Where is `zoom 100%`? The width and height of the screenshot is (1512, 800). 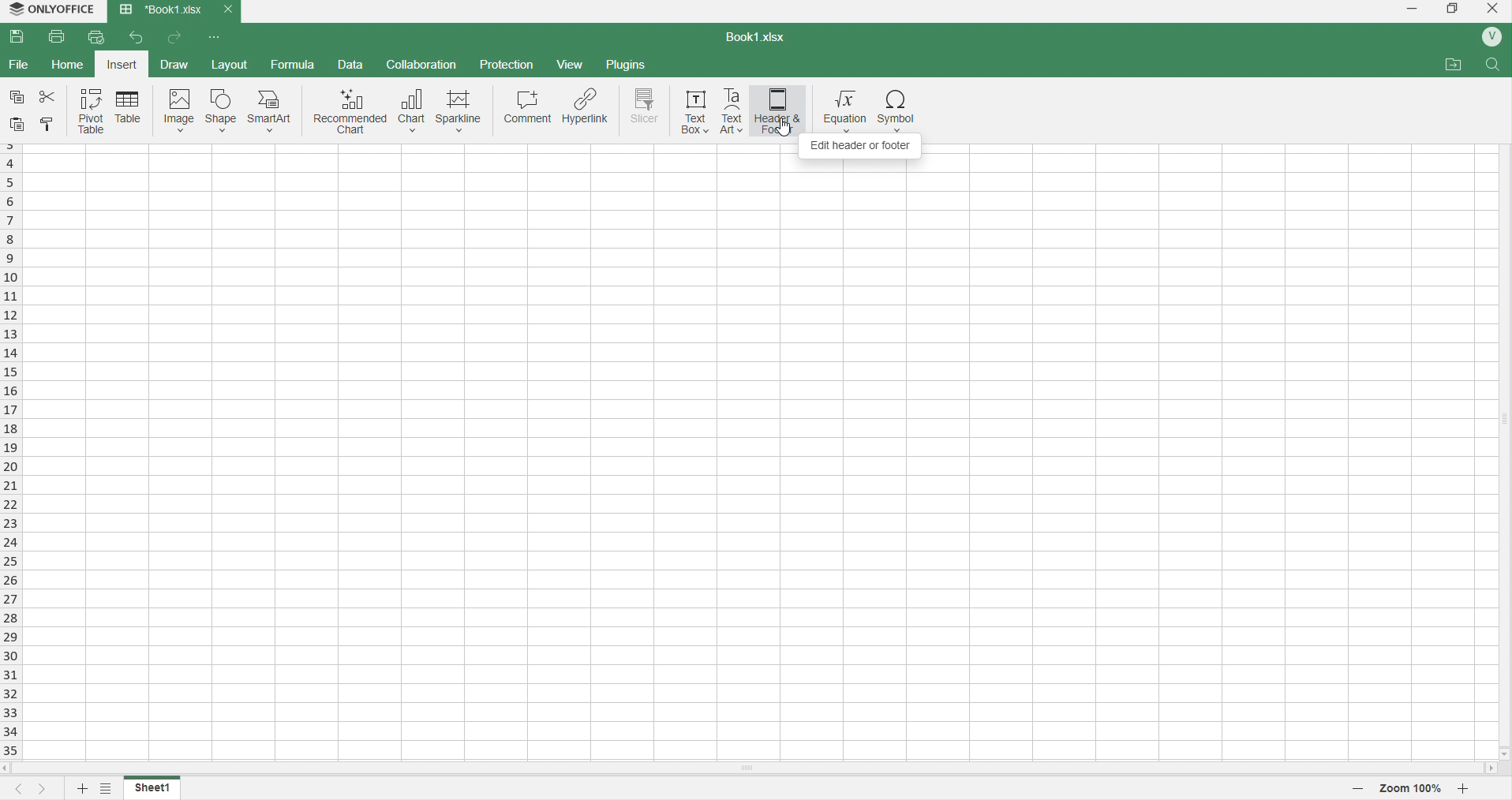
zoom 100% is located at coordinates (1412, 787).